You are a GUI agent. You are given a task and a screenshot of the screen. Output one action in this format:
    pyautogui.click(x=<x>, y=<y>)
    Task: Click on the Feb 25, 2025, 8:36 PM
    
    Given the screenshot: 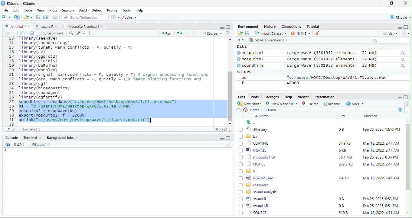 What is the action you would take?
    pyautogui.click(x=379, y=157)
    